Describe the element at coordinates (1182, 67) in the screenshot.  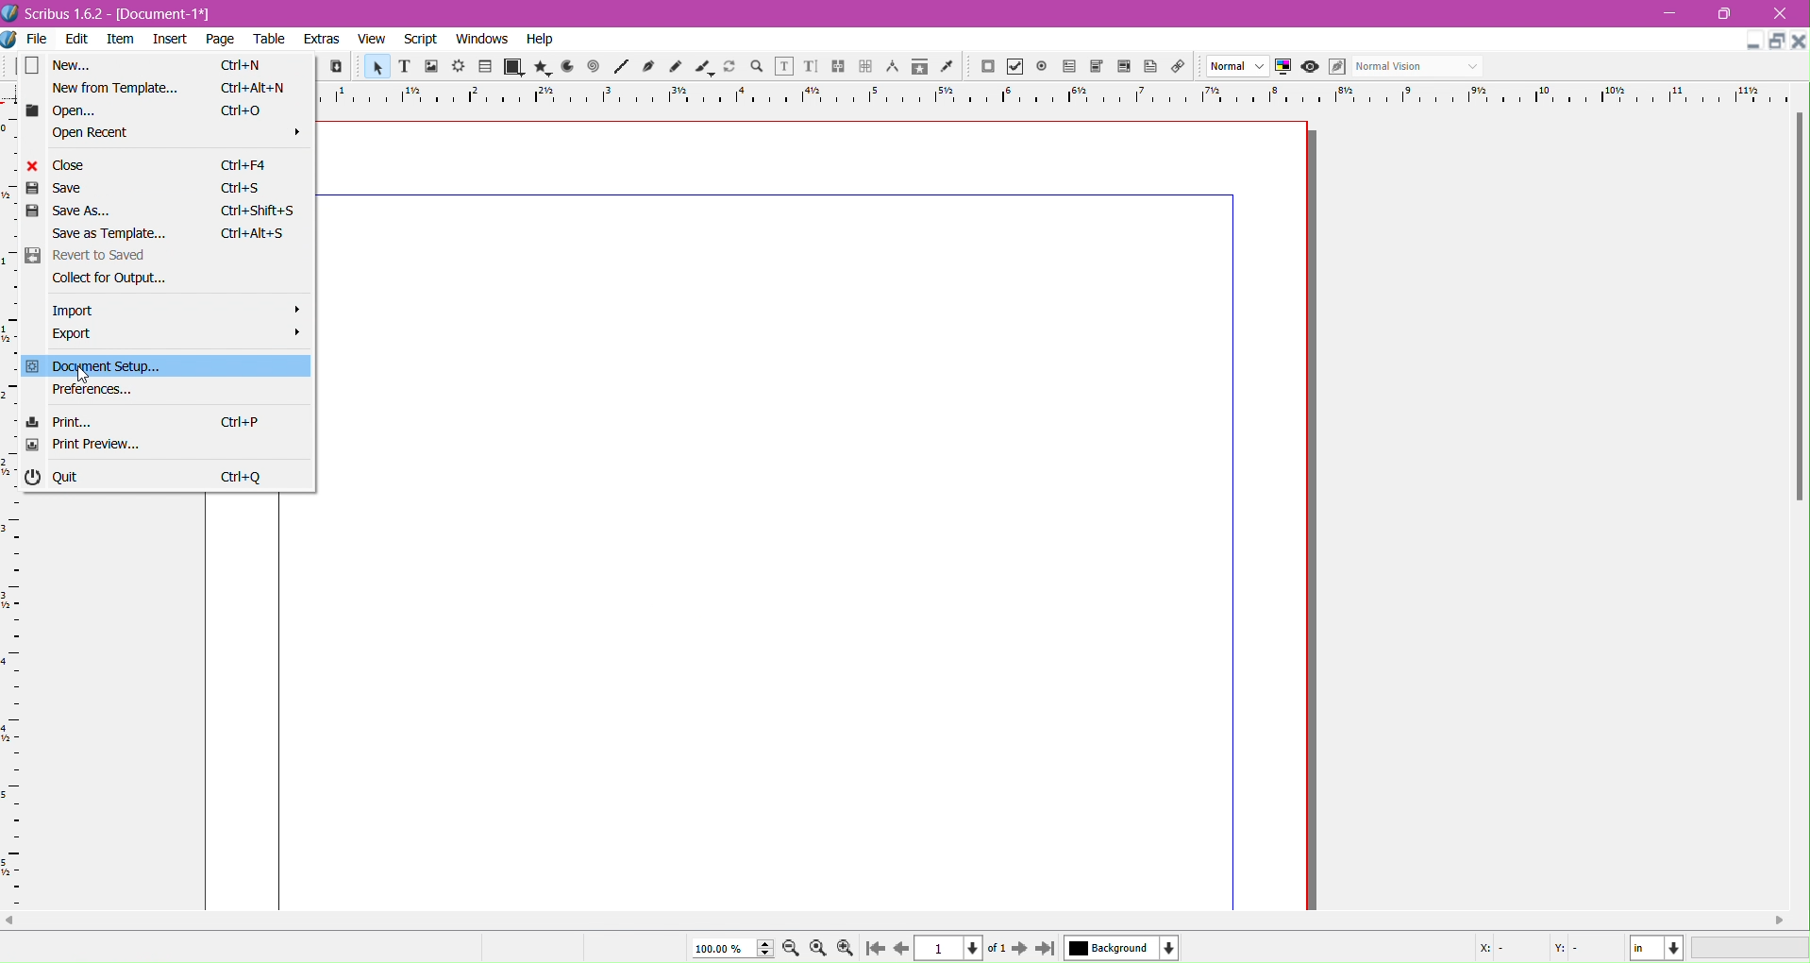
I see `link annotations` at that location.